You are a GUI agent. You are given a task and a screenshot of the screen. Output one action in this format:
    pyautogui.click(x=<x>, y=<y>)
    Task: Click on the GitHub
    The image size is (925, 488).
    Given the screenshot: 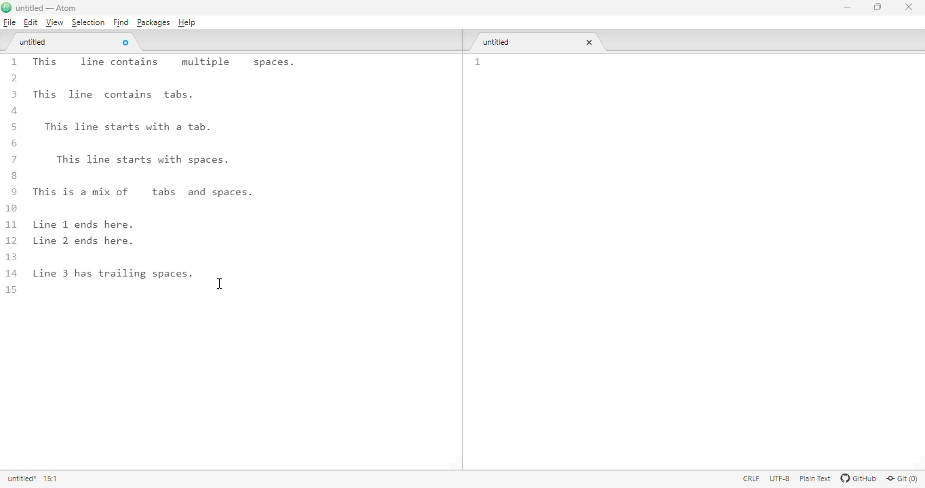 What is the action you would take?
    pyautogui.click(x=859, y=479)
    